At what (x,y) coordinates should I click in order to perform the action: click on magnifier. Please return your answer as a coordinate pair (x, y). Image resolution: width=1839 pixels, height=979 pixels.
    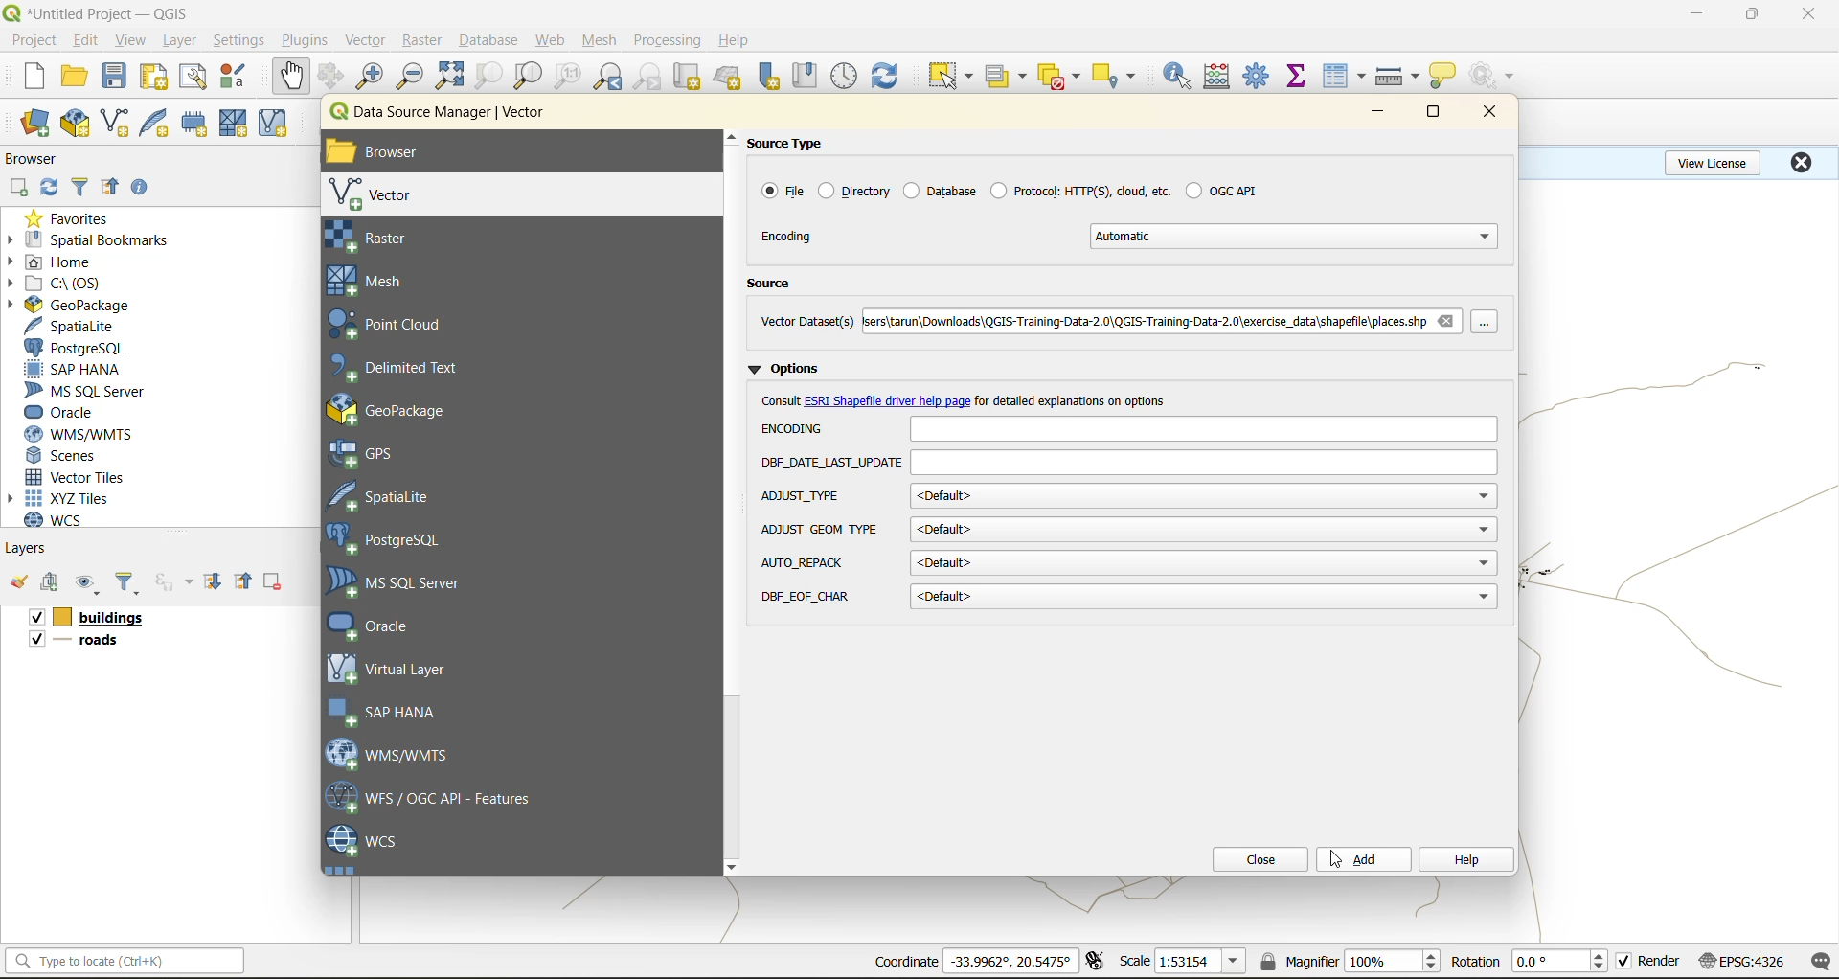
    Looking at the image, I should click on (1298, 961).